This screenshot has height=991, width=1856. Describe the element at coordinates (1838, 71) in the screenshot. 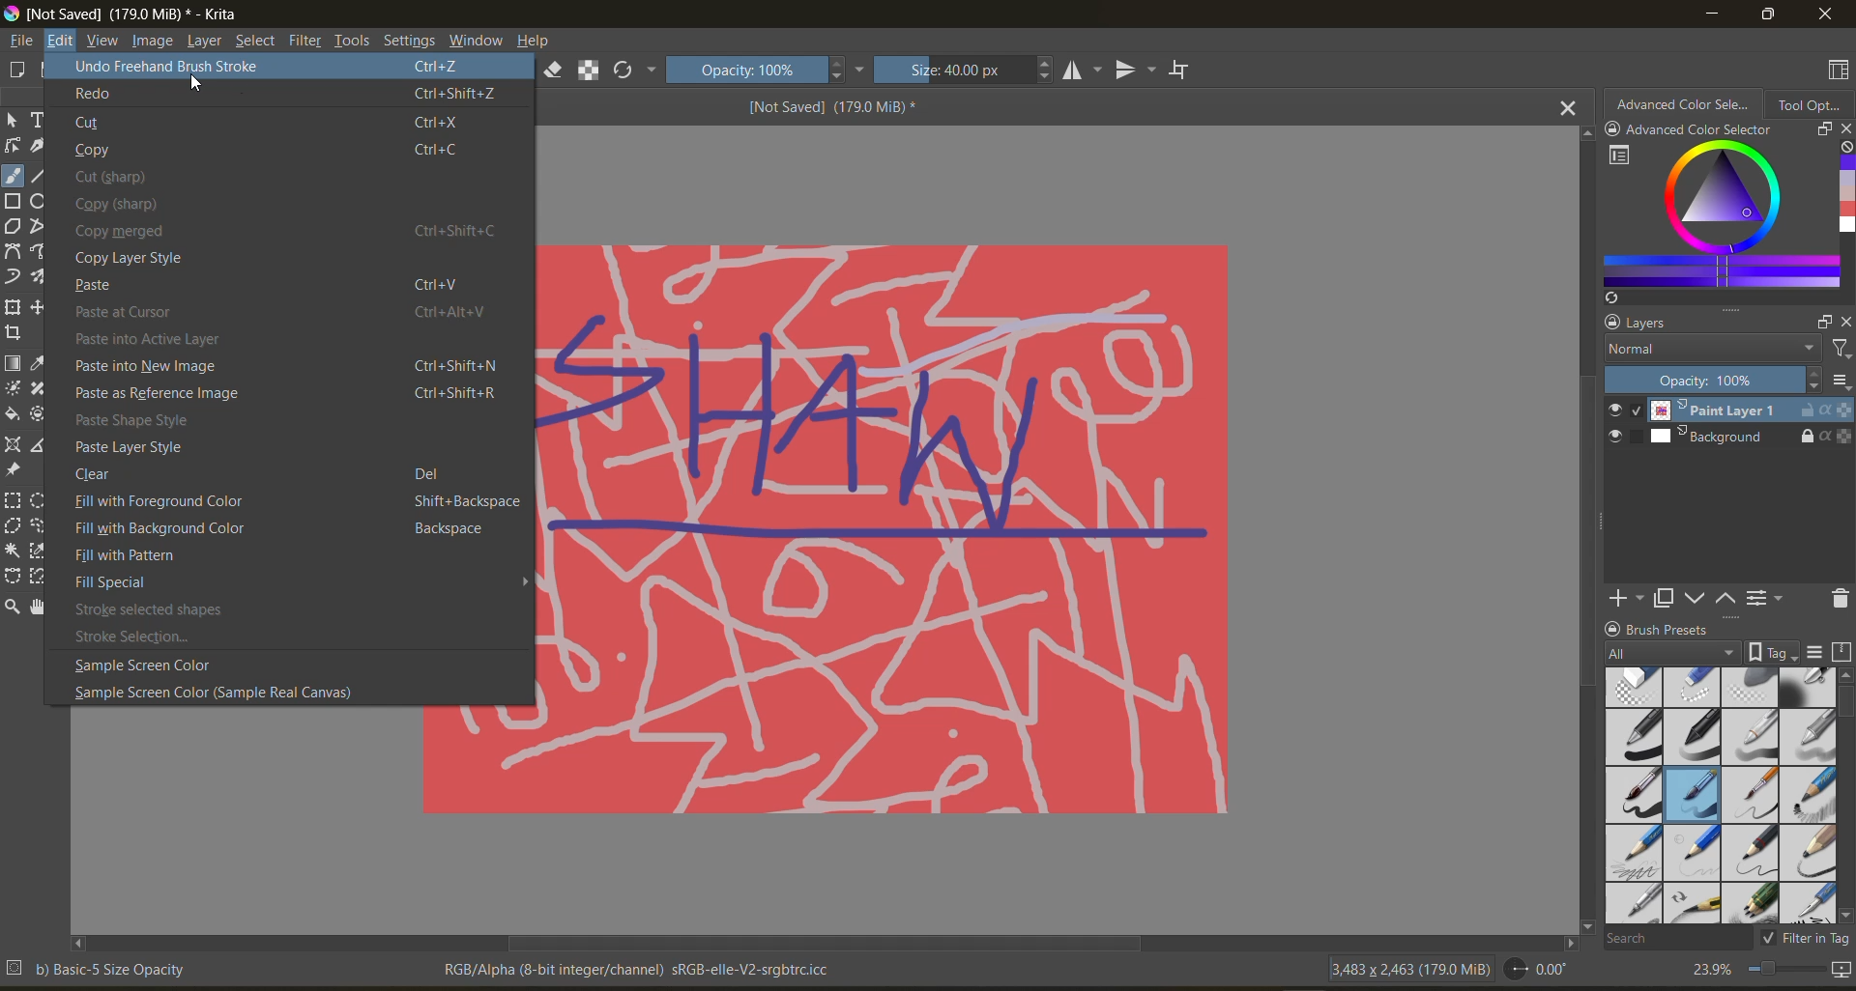

I see `choose workspace` at that location.